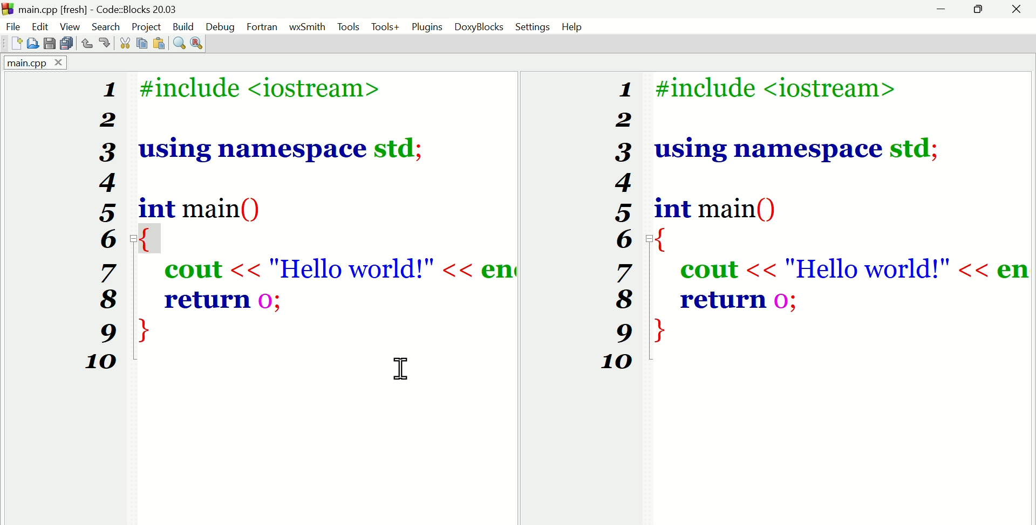 The width and height of the screenshot is (1036, 525). What do you see at coordinates (980, 10) in the screenshot?
I see `maximise` at bounding box center [980, 10].